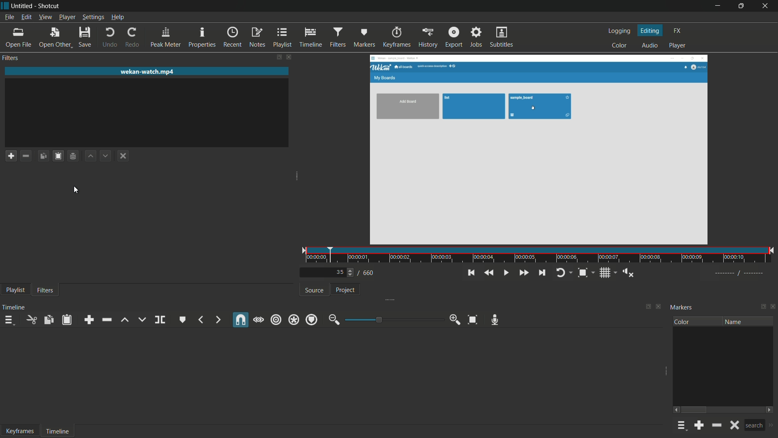 The width and height of the screenshot is (778, 438). Describe the element at coordinates (761, 307) in the screenshot. I see `change layout` at that location.